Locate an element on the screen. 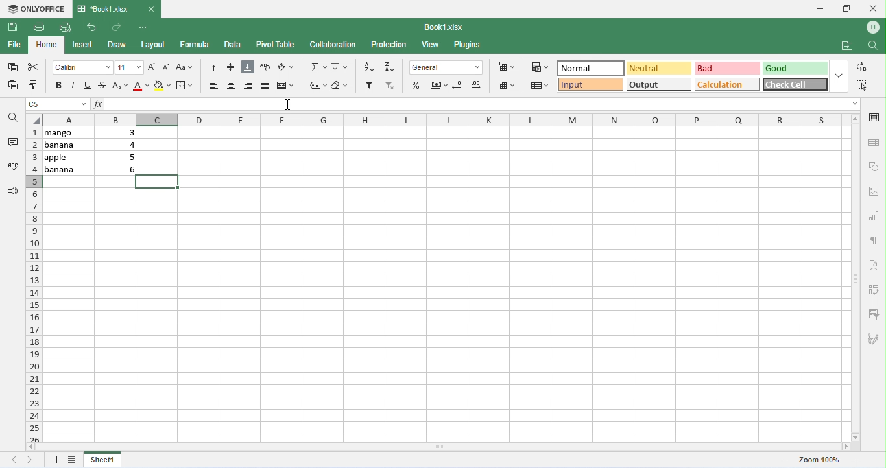 Image resolution: width=886 pixels, height=468 pixels. horizontal scroll bar is located at coordinates (437, 446).